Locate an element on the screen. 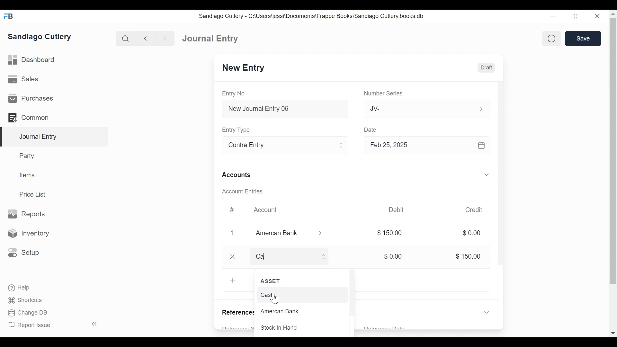 The image size is (617, 347). Account Entries is located at coordinates (242, 191).